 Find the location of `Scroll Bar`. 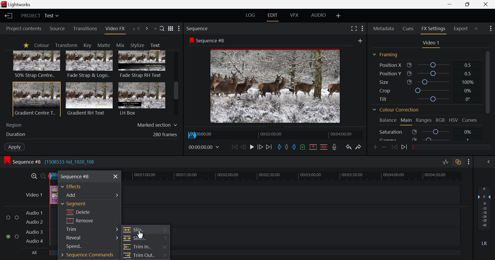

Scroll Bar is located at coordinates (176, 84).